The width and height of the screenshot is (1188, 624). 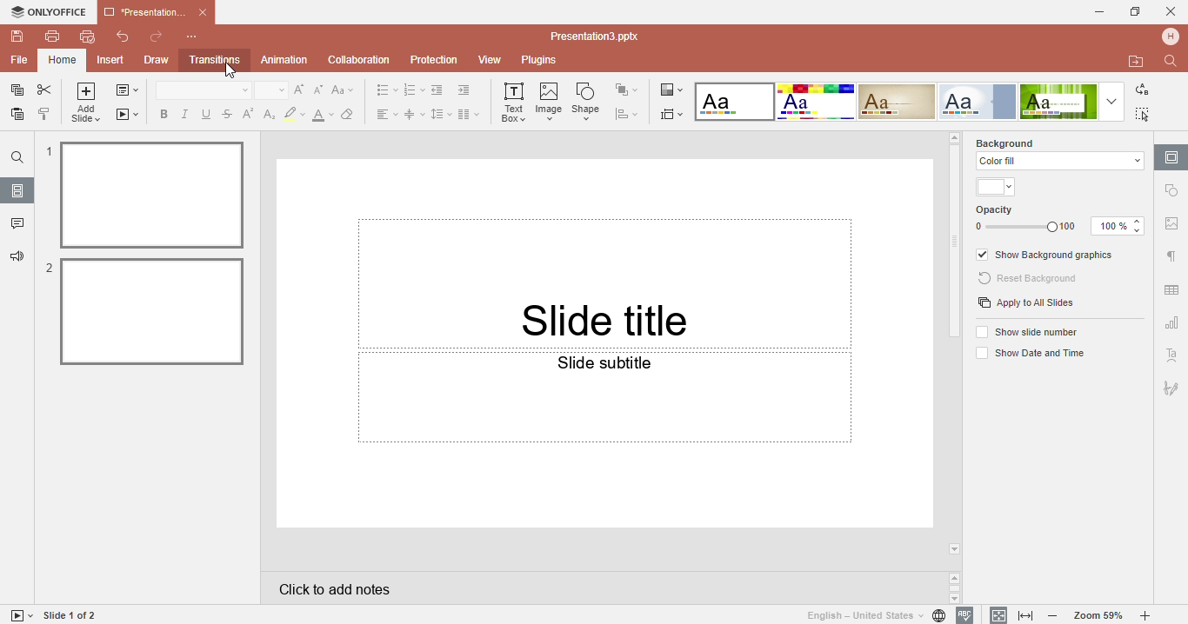 I want to click on Show date and time, so click(x=1028, y=355).